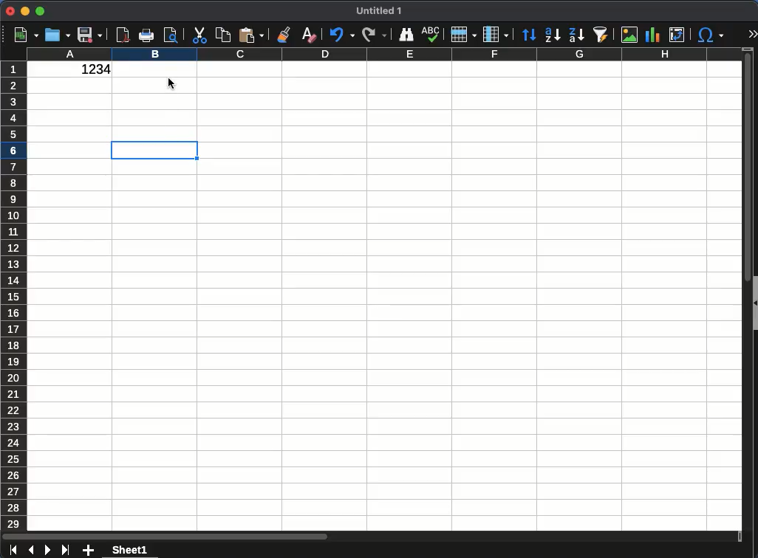  Describe the element at coordinates (308, 33) in the screenshot. I see `clear formatting` at that location.